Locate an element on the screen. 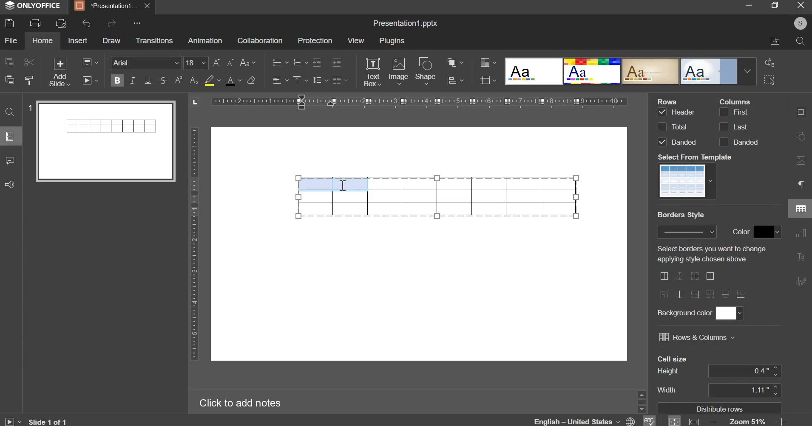  transitions is located at coordinates (154, 40).